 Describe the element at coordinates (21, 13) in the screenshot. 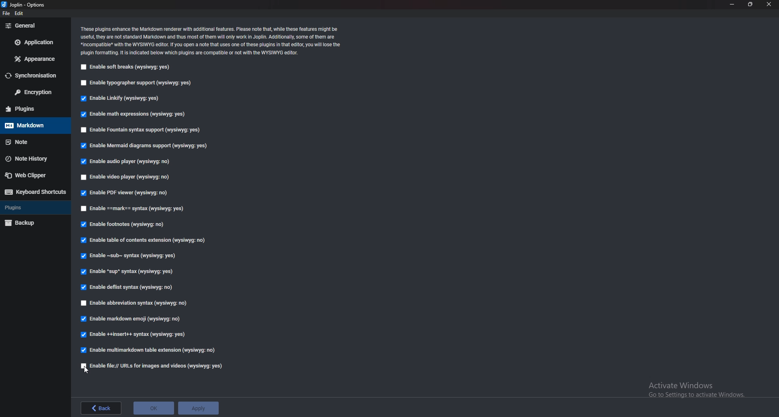

I see `edit` at that location.